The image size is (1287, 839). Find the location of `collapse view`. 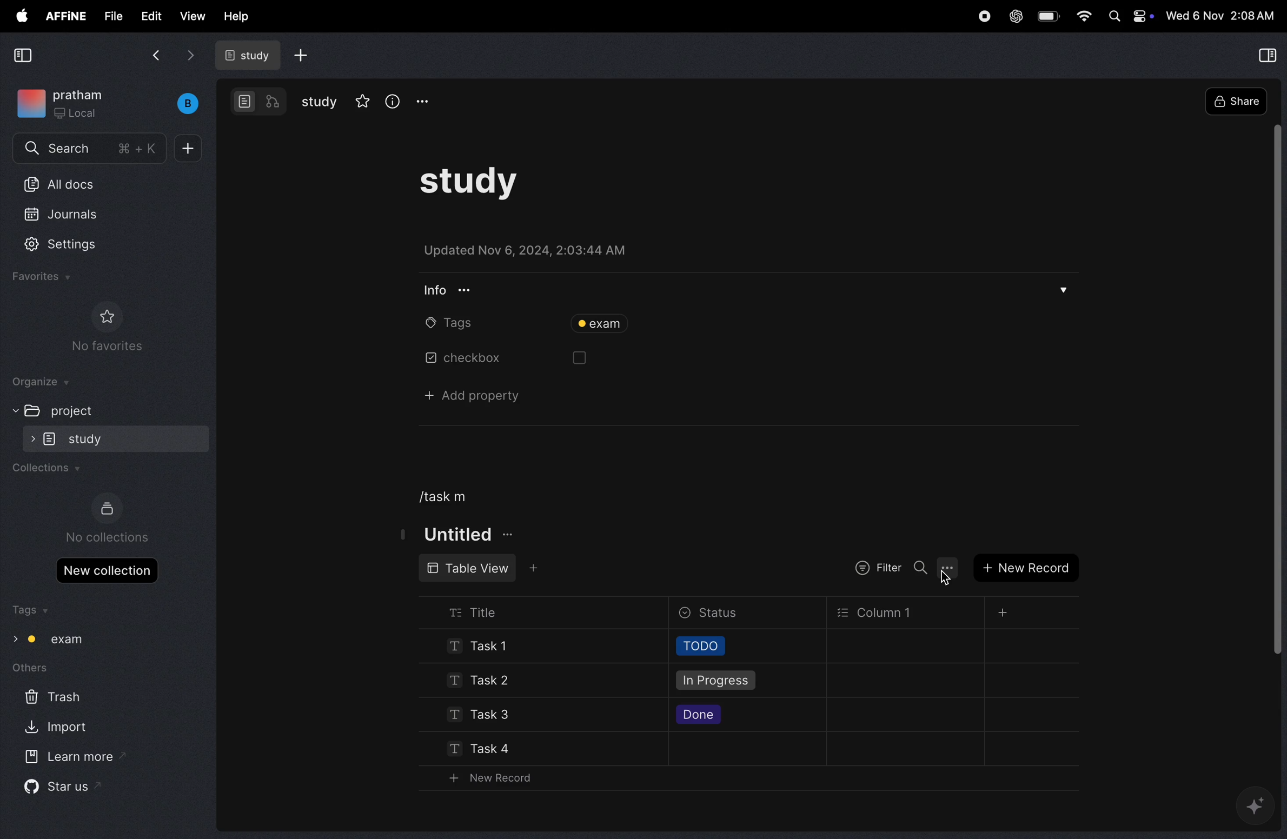

collapse view is located at coordinates (1267, 53).